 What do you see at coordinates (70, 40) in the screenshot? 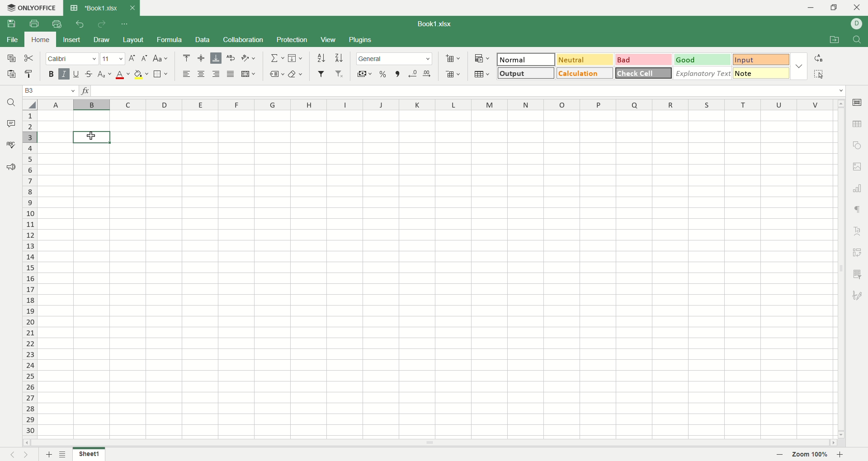
I see `insert` at bounding box center [70, 40].